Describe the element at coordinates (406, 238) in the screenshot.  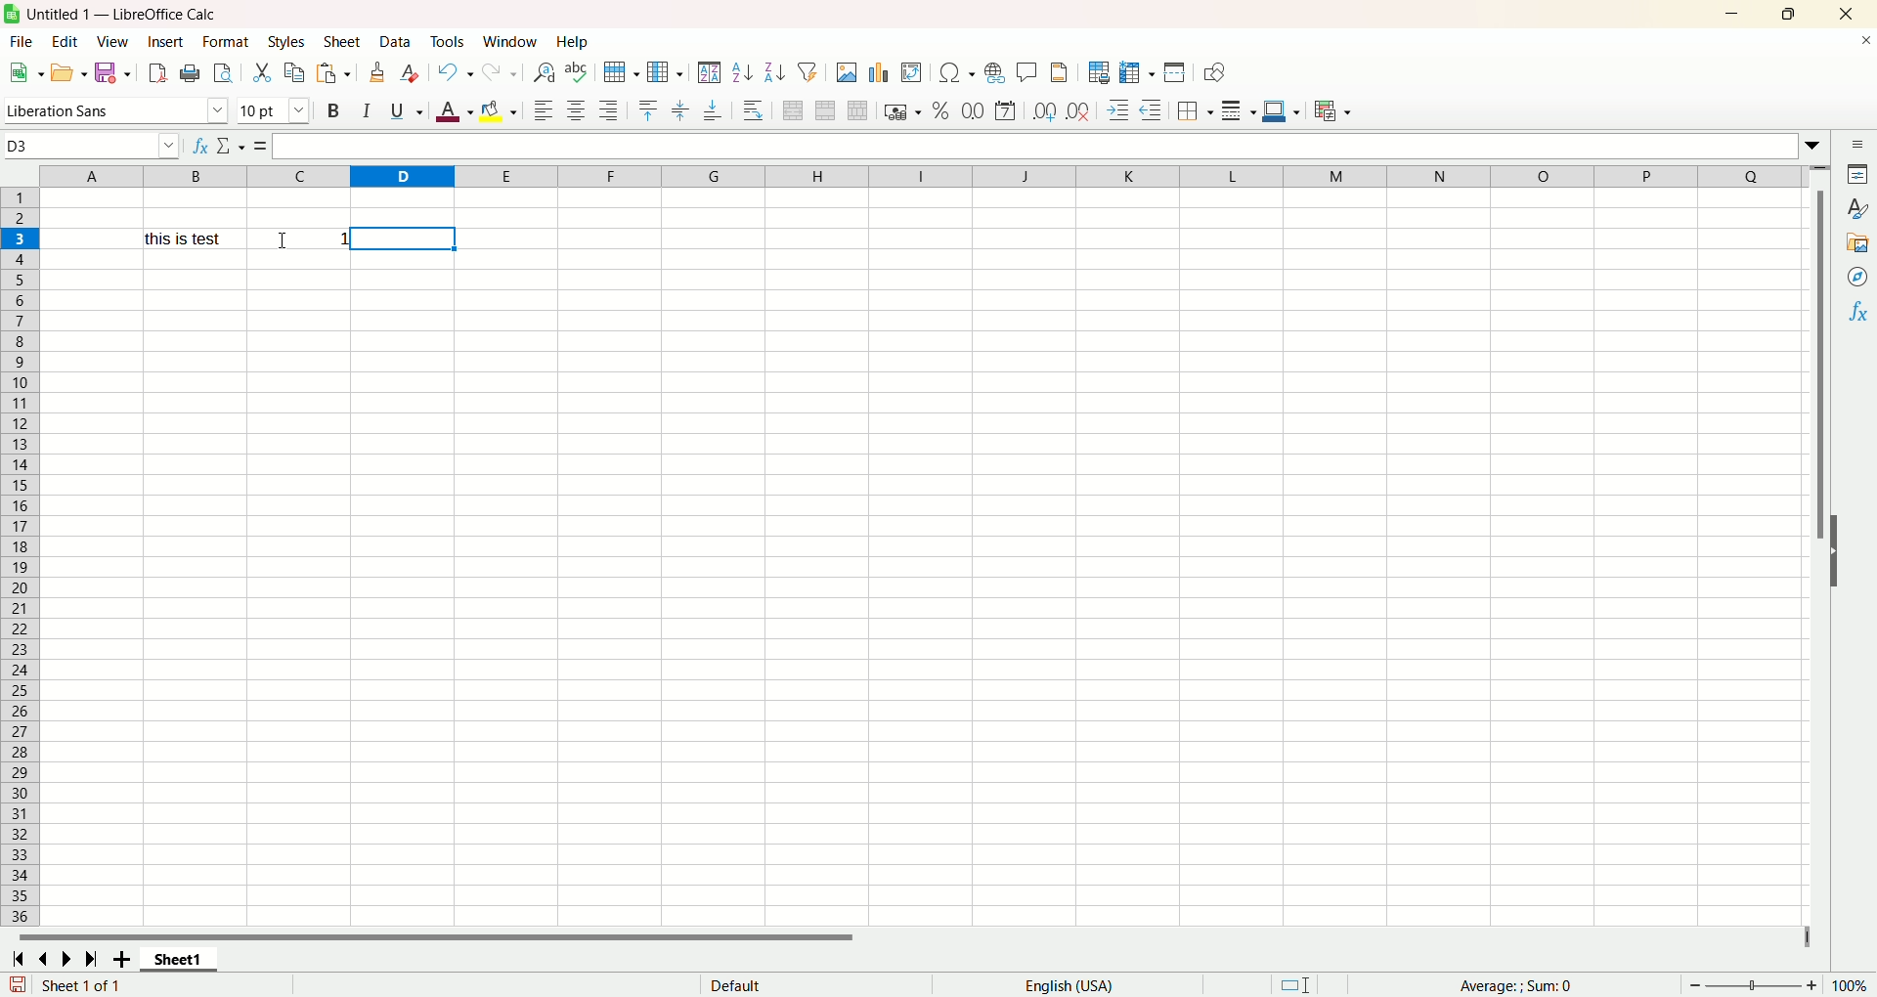
I see `active cell` at that location.